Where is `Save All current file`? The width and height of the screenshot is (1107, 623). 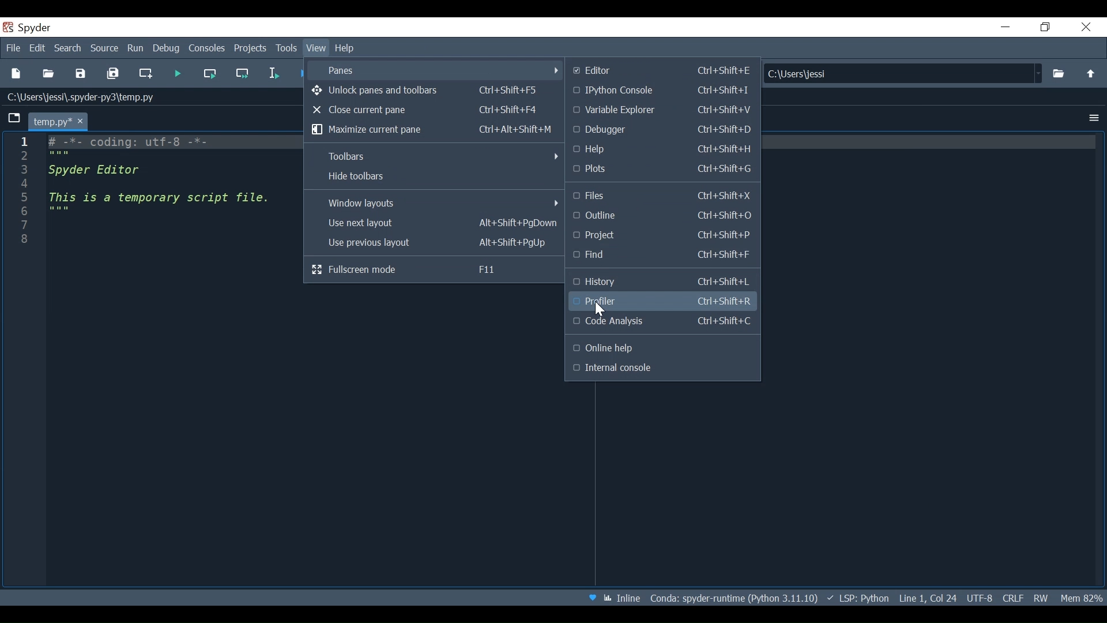
Save All current file is located at coordinates (112, 75).